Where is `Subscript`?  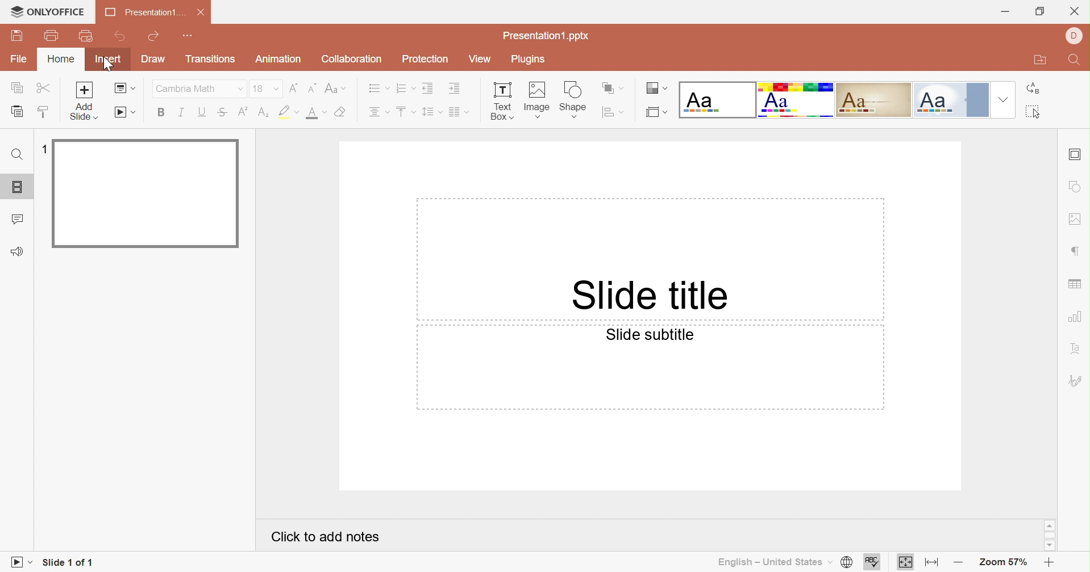 Subscript is located at coordinates (263, 112).